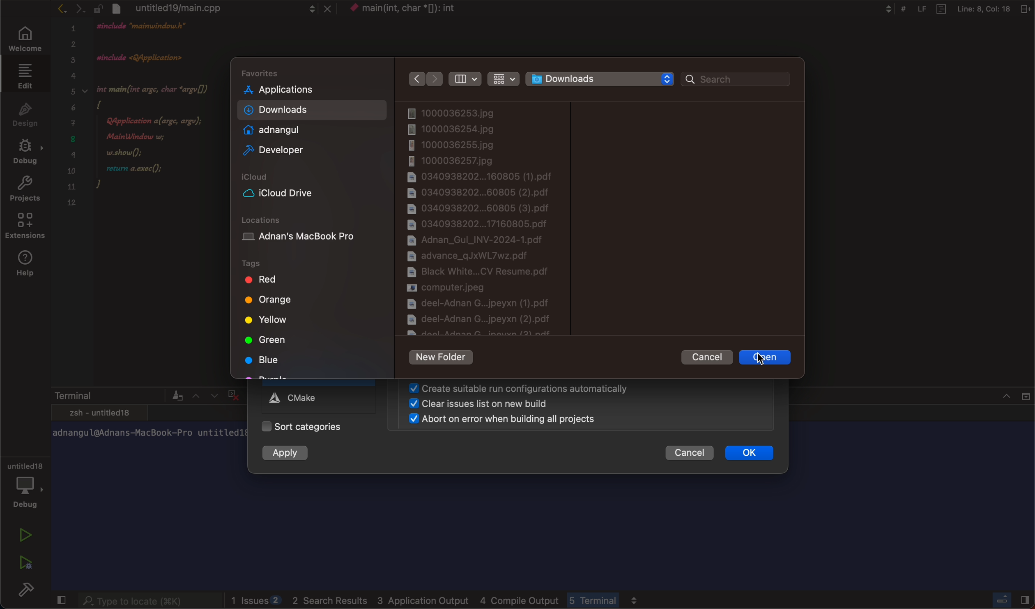 This screenshot has height=609, width=1035. I want to click on projects, so click(23, 187).